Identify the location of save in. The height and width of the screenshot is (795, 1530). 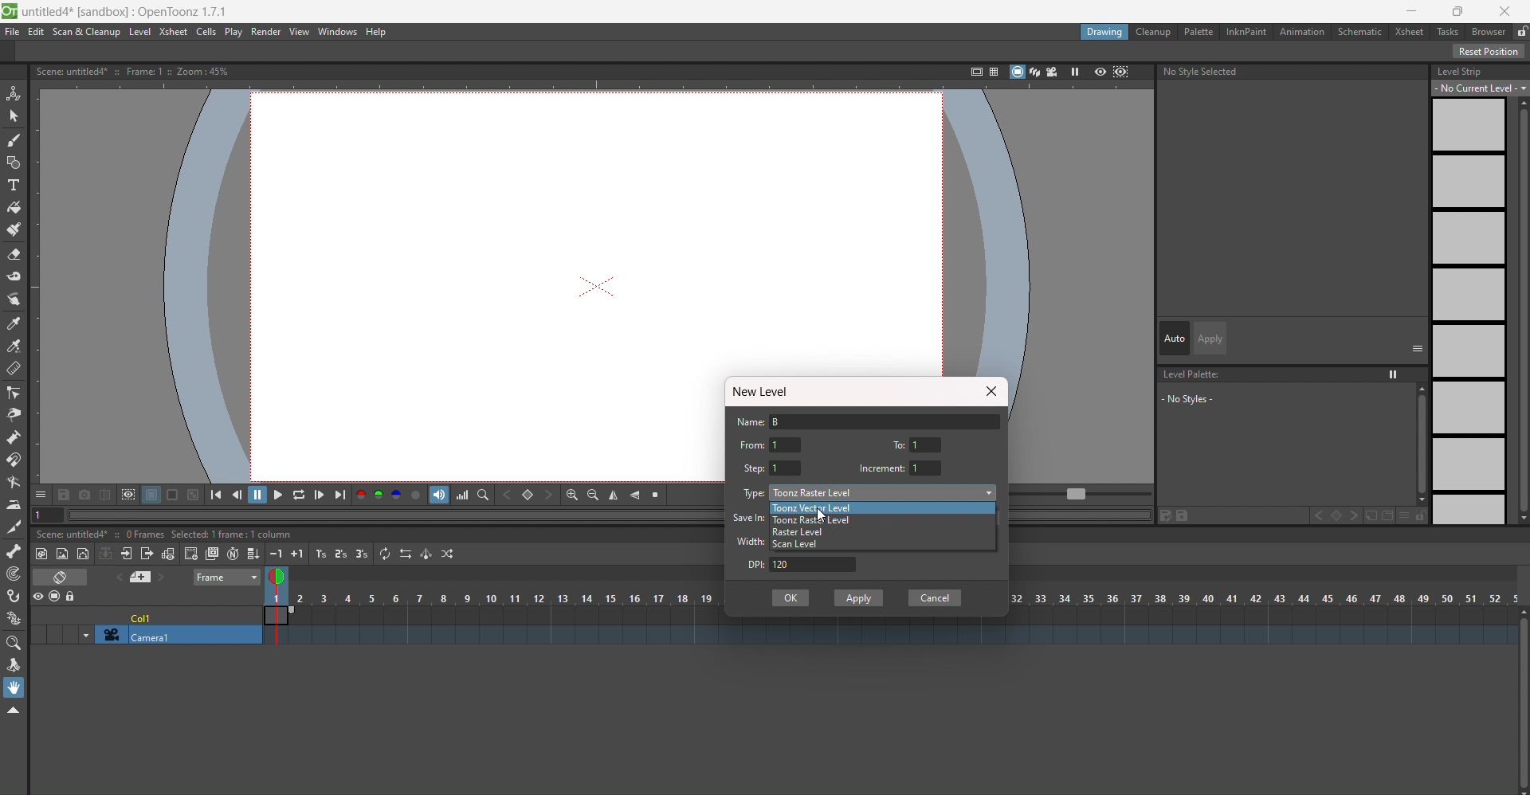
(750, 517).